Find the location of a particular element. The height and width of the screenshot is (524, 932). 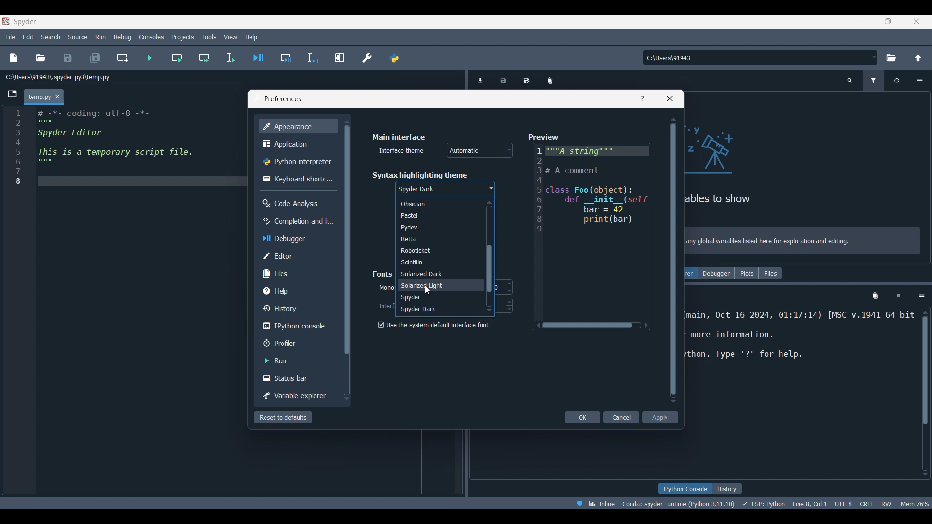

Debug menu is located at coordinates (122, 37).